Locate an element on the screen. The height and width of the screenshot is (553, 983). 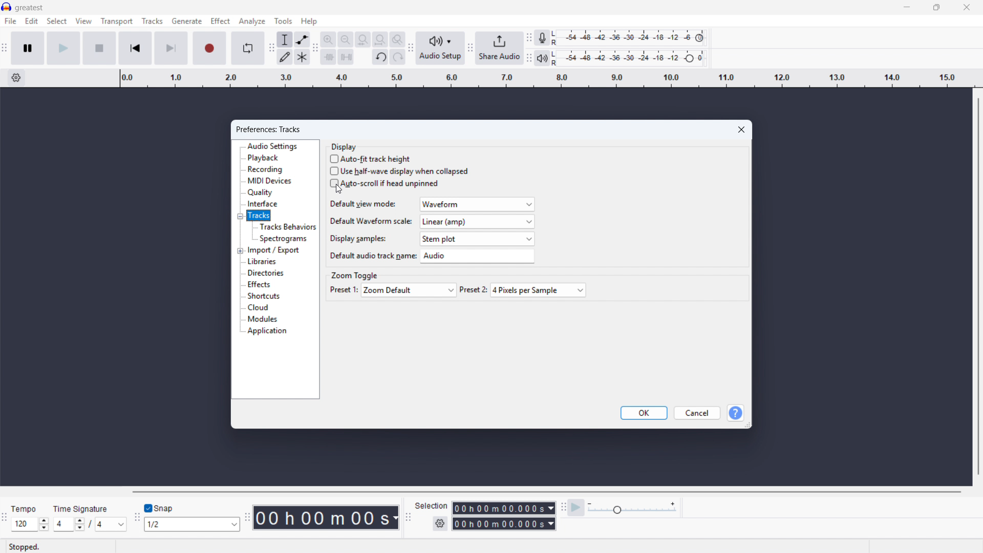
Snapping toolbar  is located at coordinates (138, 518).